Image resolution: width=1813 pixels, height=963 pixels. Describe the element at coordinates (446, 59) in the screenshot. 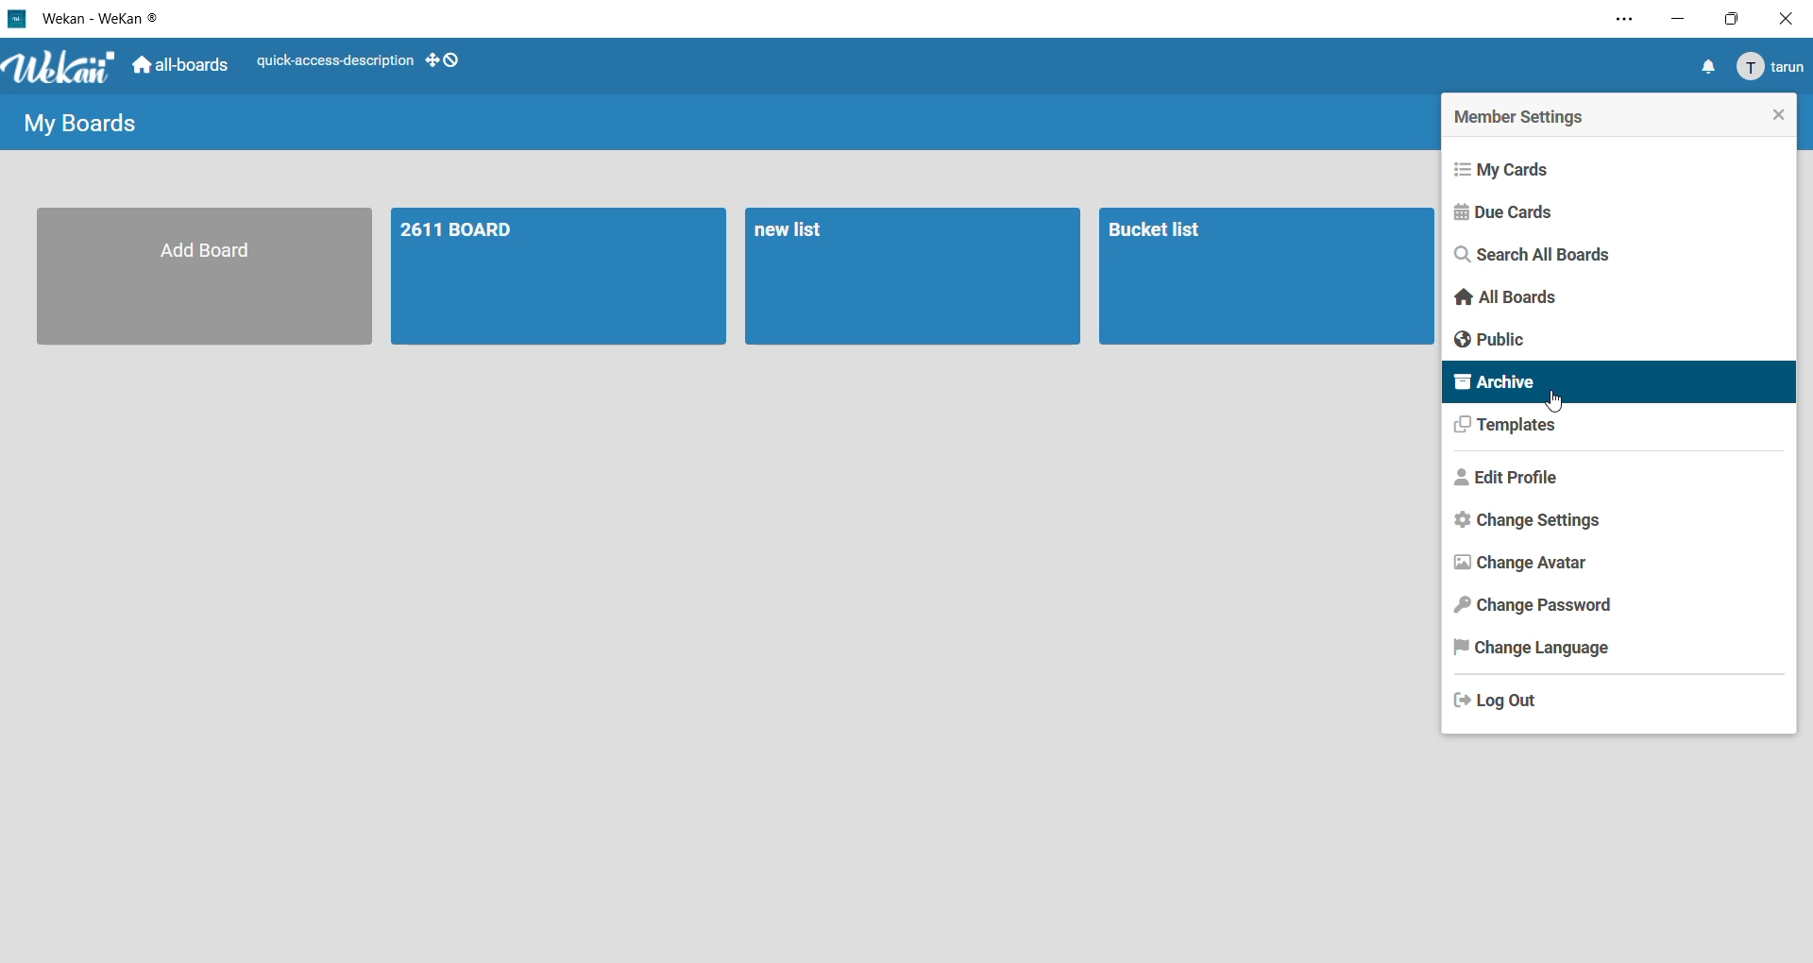

I see `show desktop drag handles` at that location.